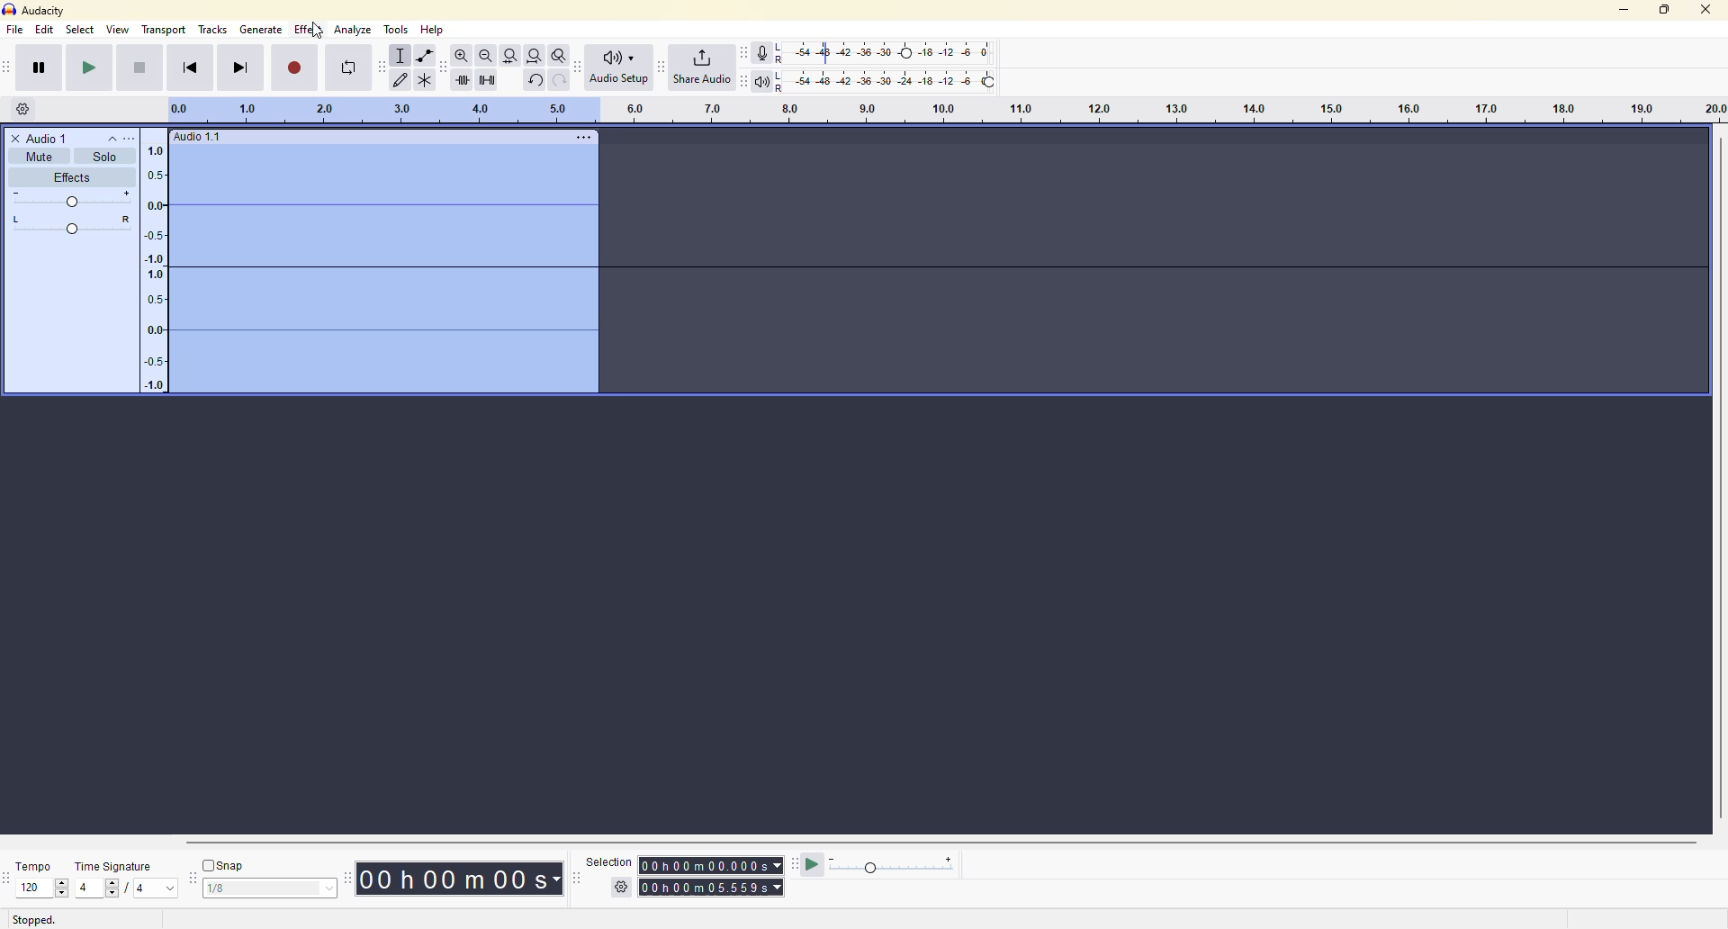 This screenshot has width=1728, height=929. What do you see at coordinates (232, 890) in the screenshot?
I see `1/8` at bounding box center [232, 890].